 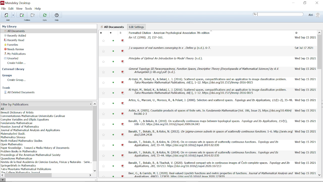 What do you see at coordinates (210, 112) in the screenshot?
I see `citation` at bounding box center [210, 112].